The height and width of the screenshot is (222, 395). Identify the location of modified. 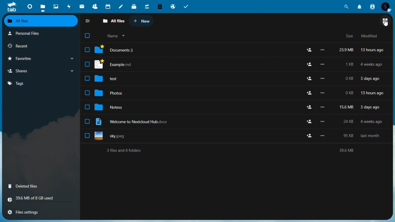
(371, 36).